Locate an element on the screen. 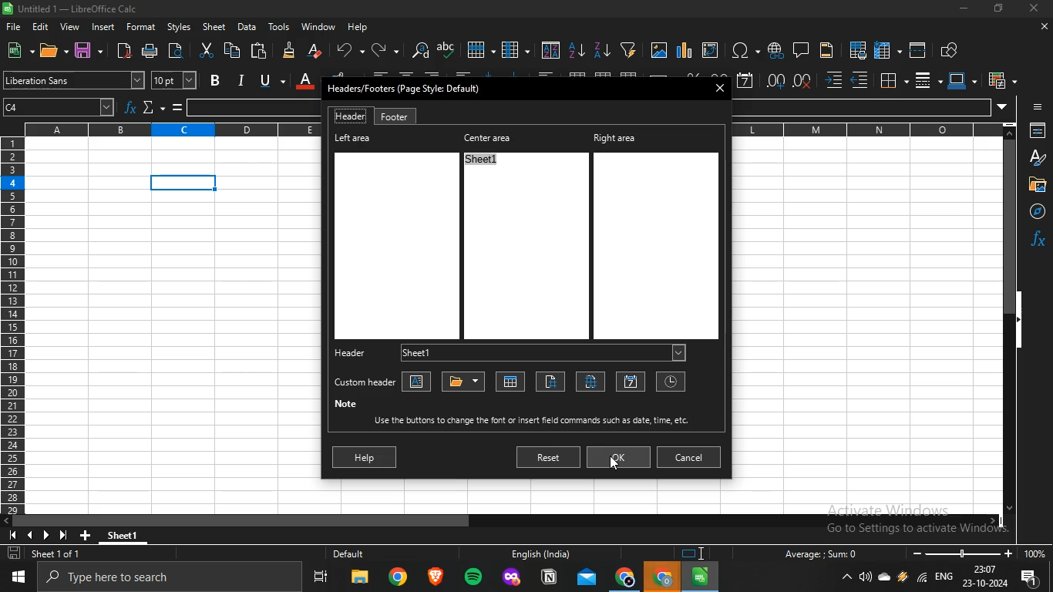 This screenshot has height=592, width=1053. help is located at coordinates (360, 28).